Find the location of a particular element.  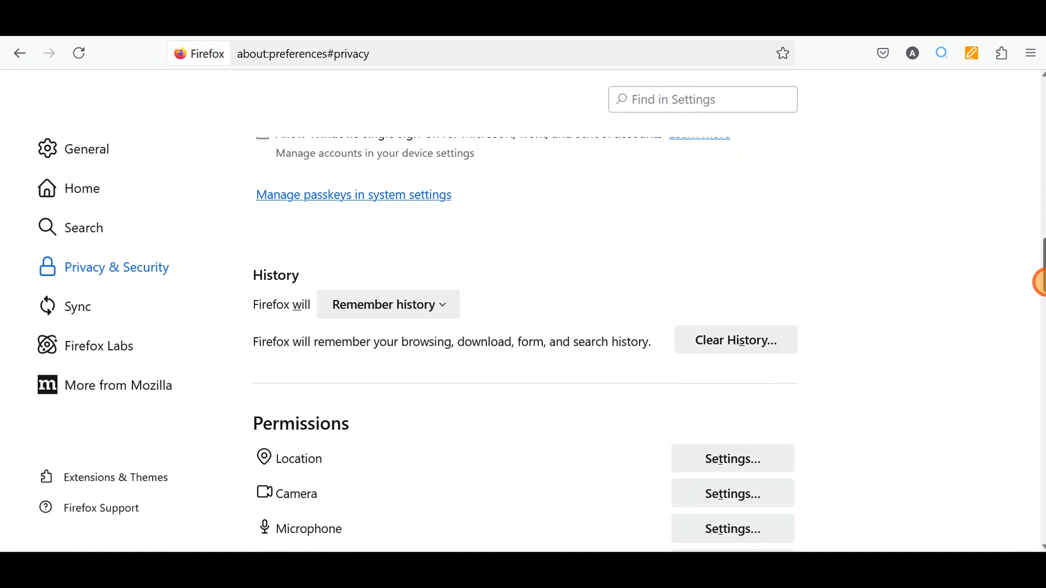

Extension & themes is located at coordinates (107, 479).